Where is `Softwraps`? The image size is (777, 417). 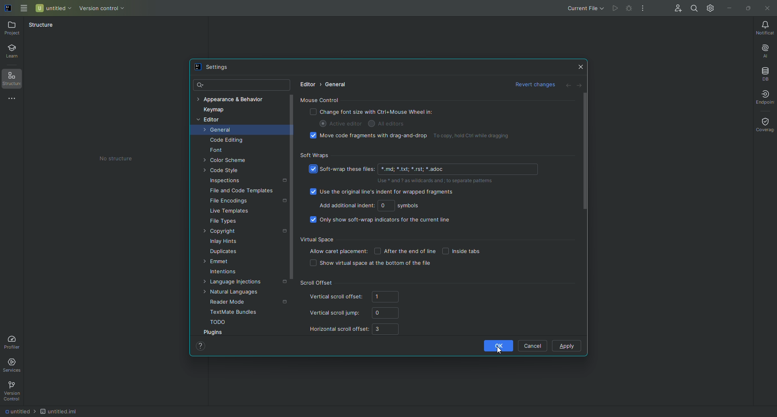
Softwraps is located at coordinates (314, 156).